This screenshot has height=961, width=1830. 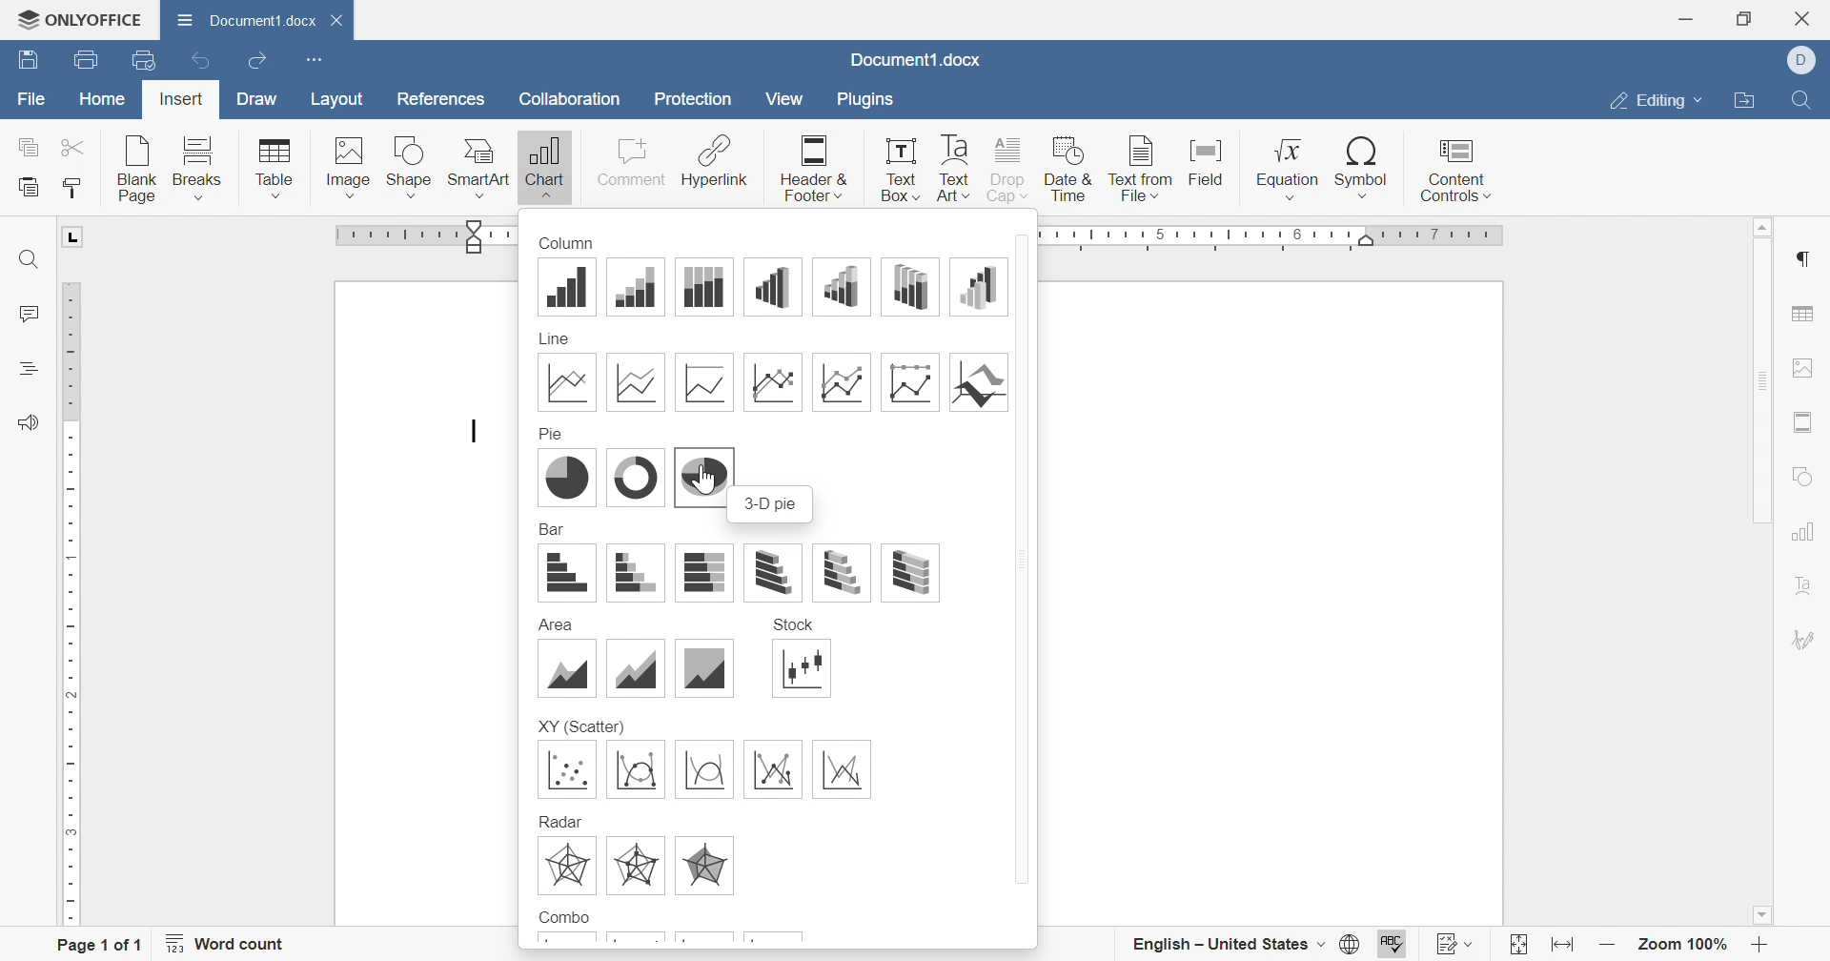 What do you see at coordinates (1806, 101) in the screenshot?
I see `Find` at bounding box center [1806, 101].